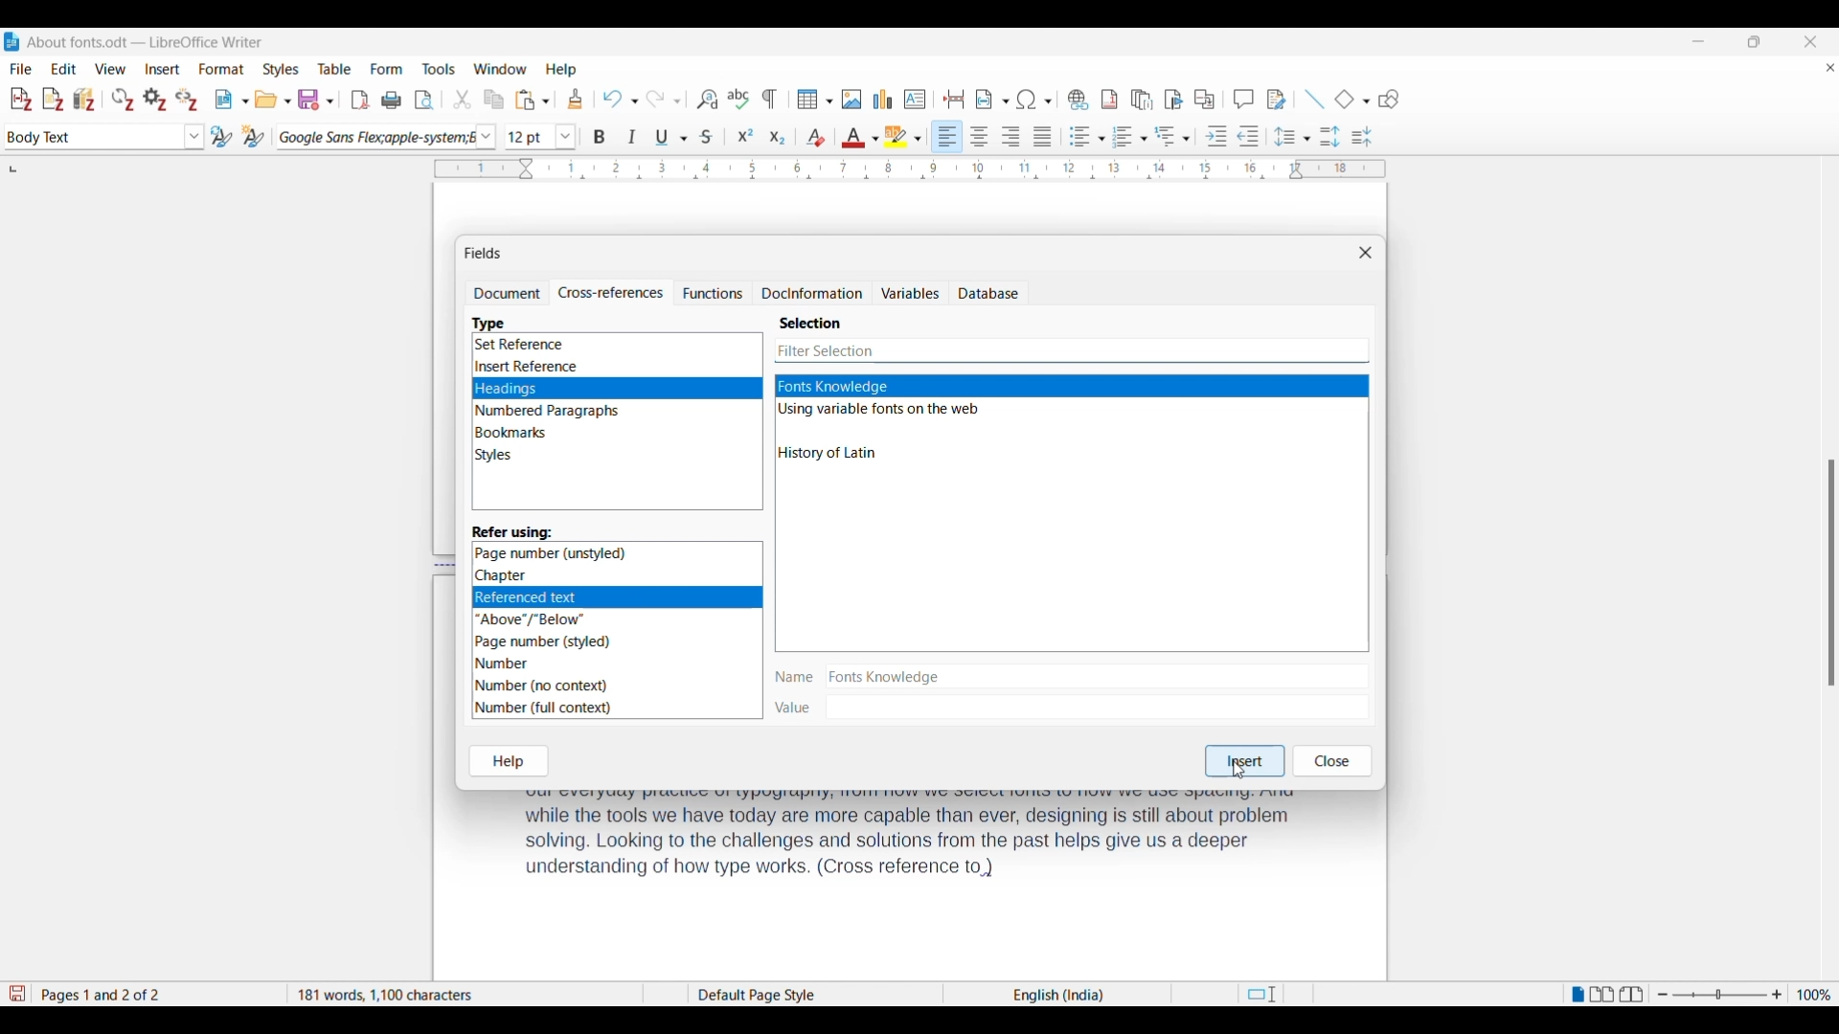  I want to click on Find and replace, so click(707, 99).